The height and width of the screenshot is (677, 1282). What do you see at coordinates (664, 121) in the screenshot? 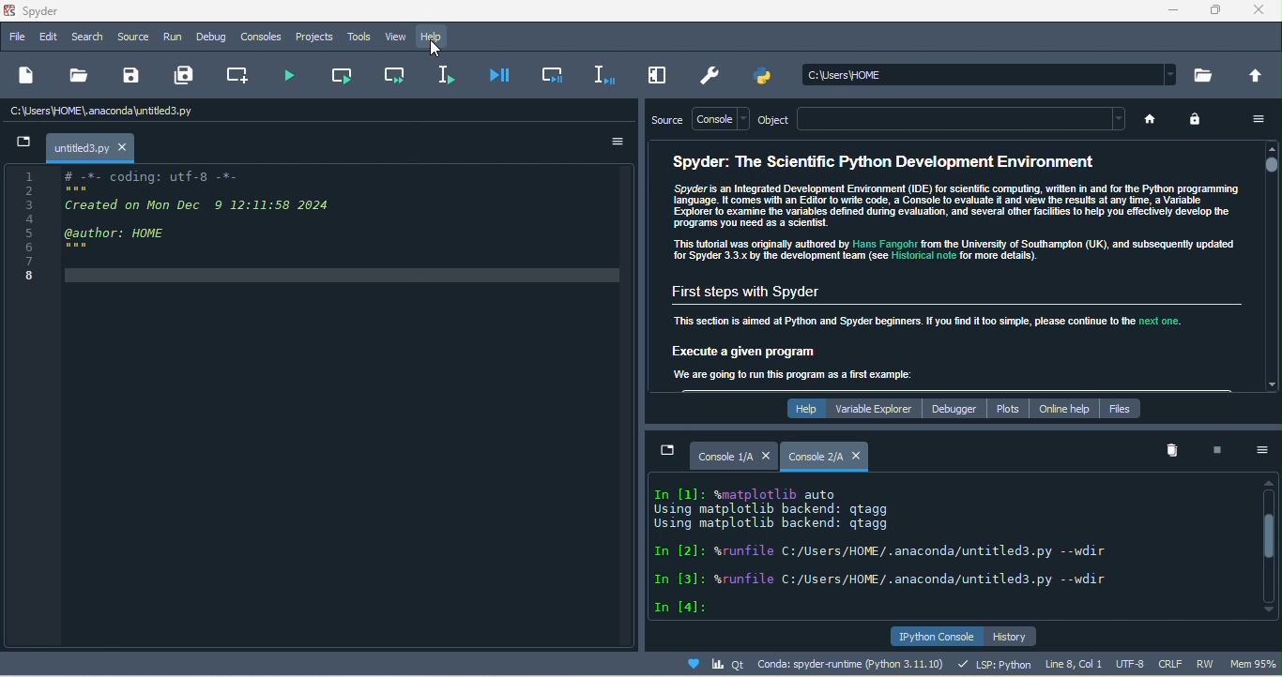
I see `source` at bounding box center [664, 121].